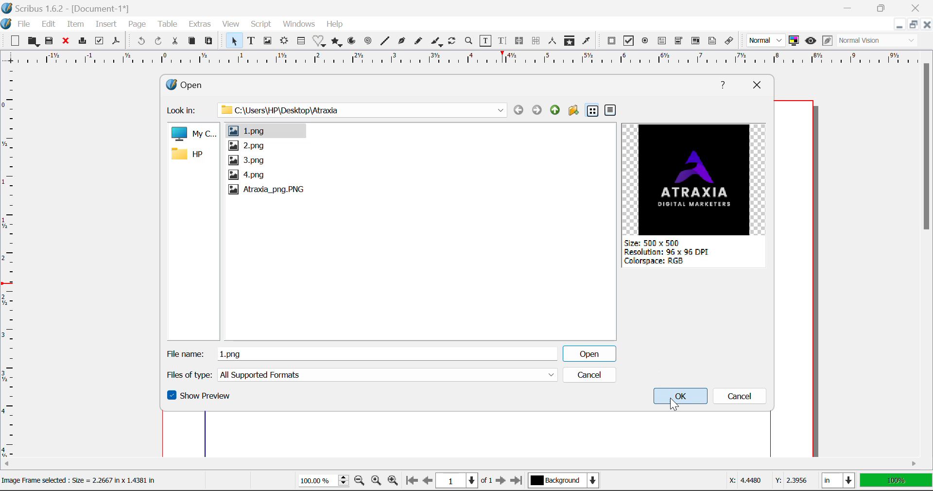 This screenshot has height=491, width=933. What do you see at coordinates (827, 41) in the screenshot?
I see `Edit in Preview Mode` at bounding box center [827, 41].